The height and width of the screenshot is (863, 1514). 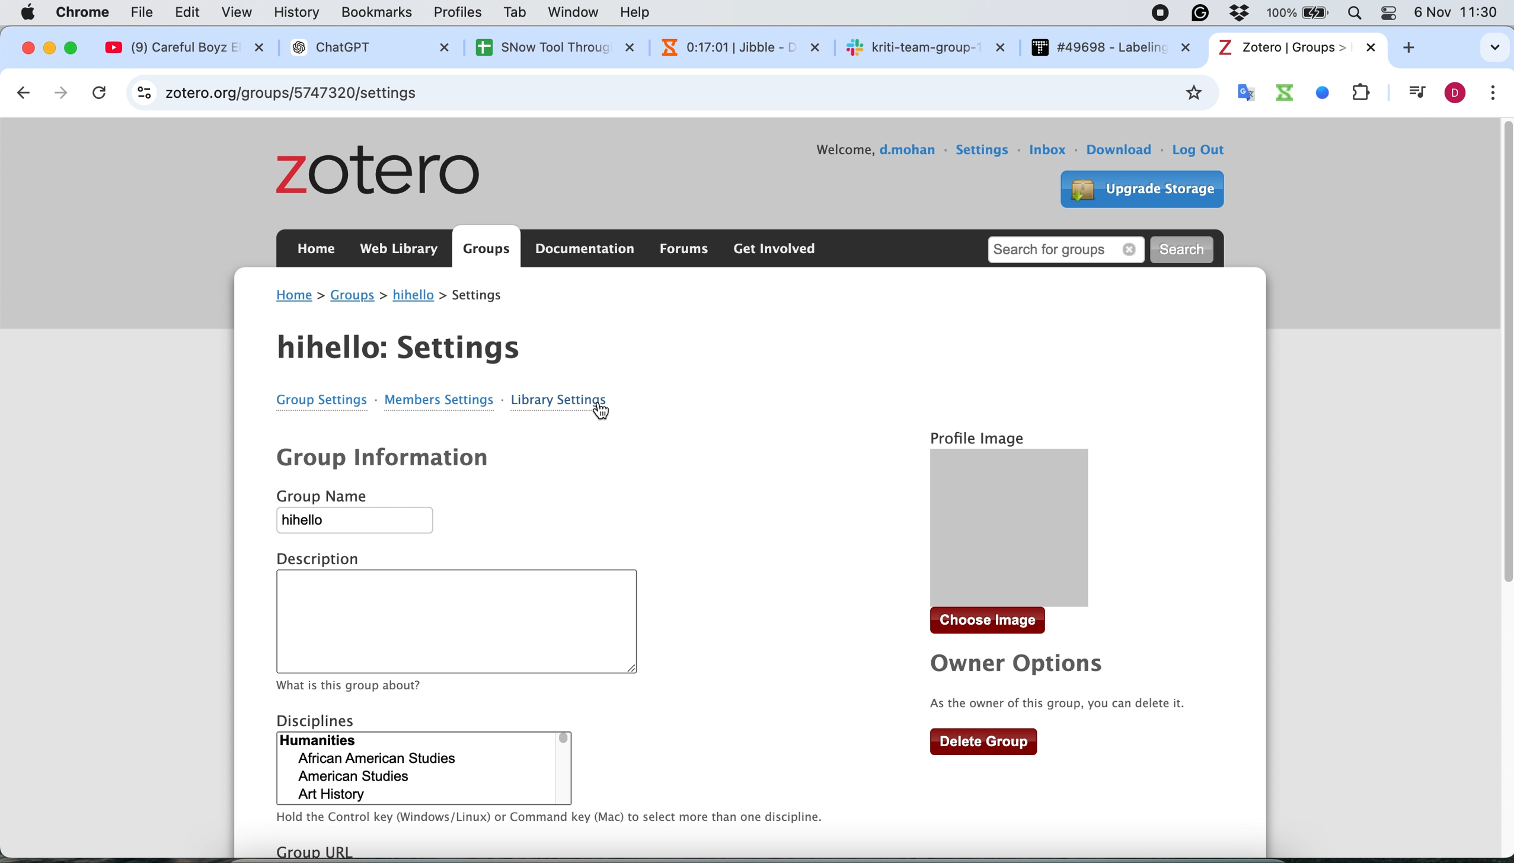 I want to click on cancel, so click(x=103, y=92).